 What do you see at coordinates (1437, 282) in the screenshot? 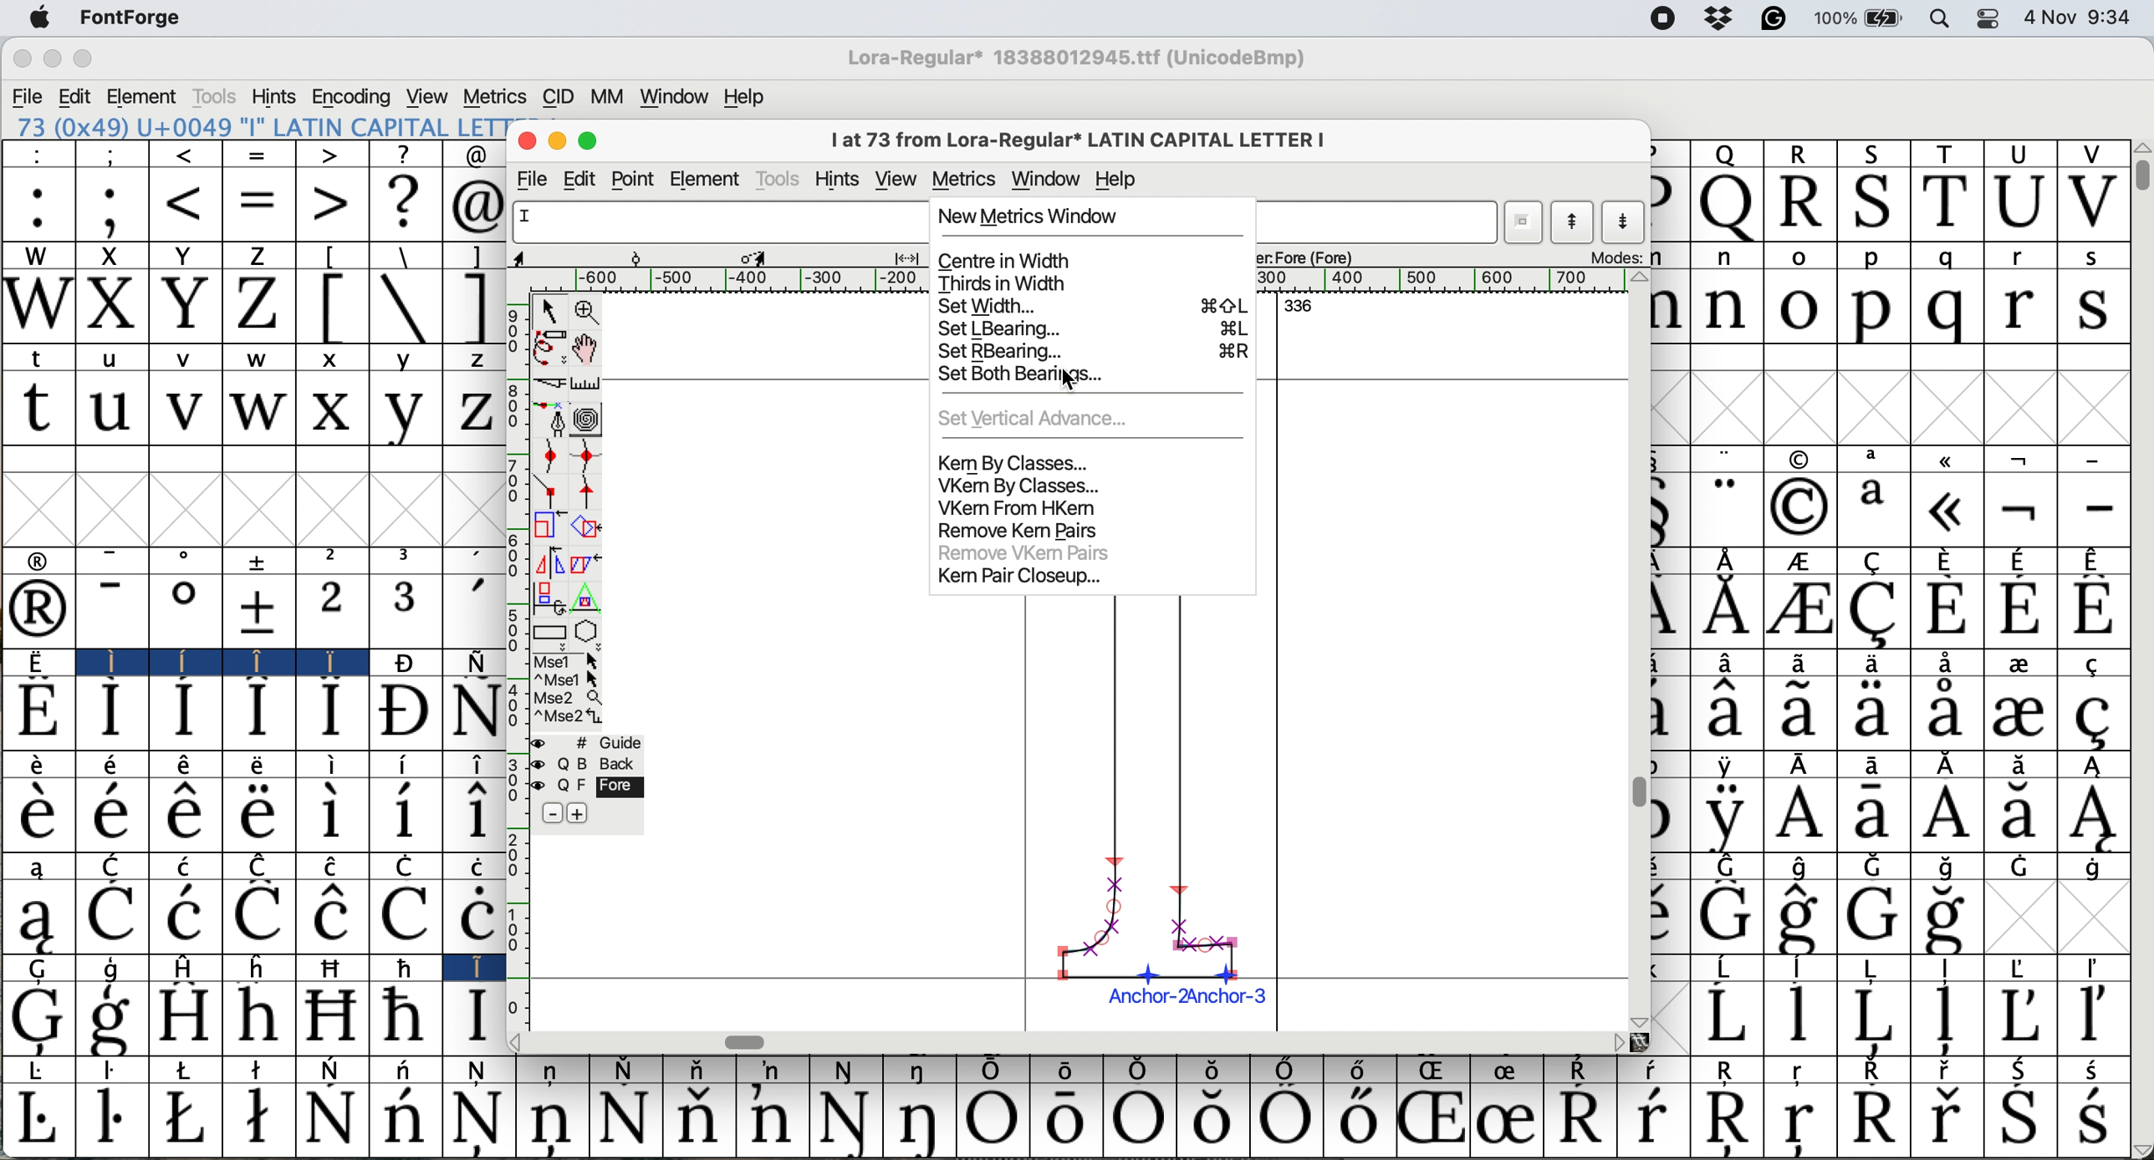
I see `horizontal scale` at bounding box center [1437, 282].